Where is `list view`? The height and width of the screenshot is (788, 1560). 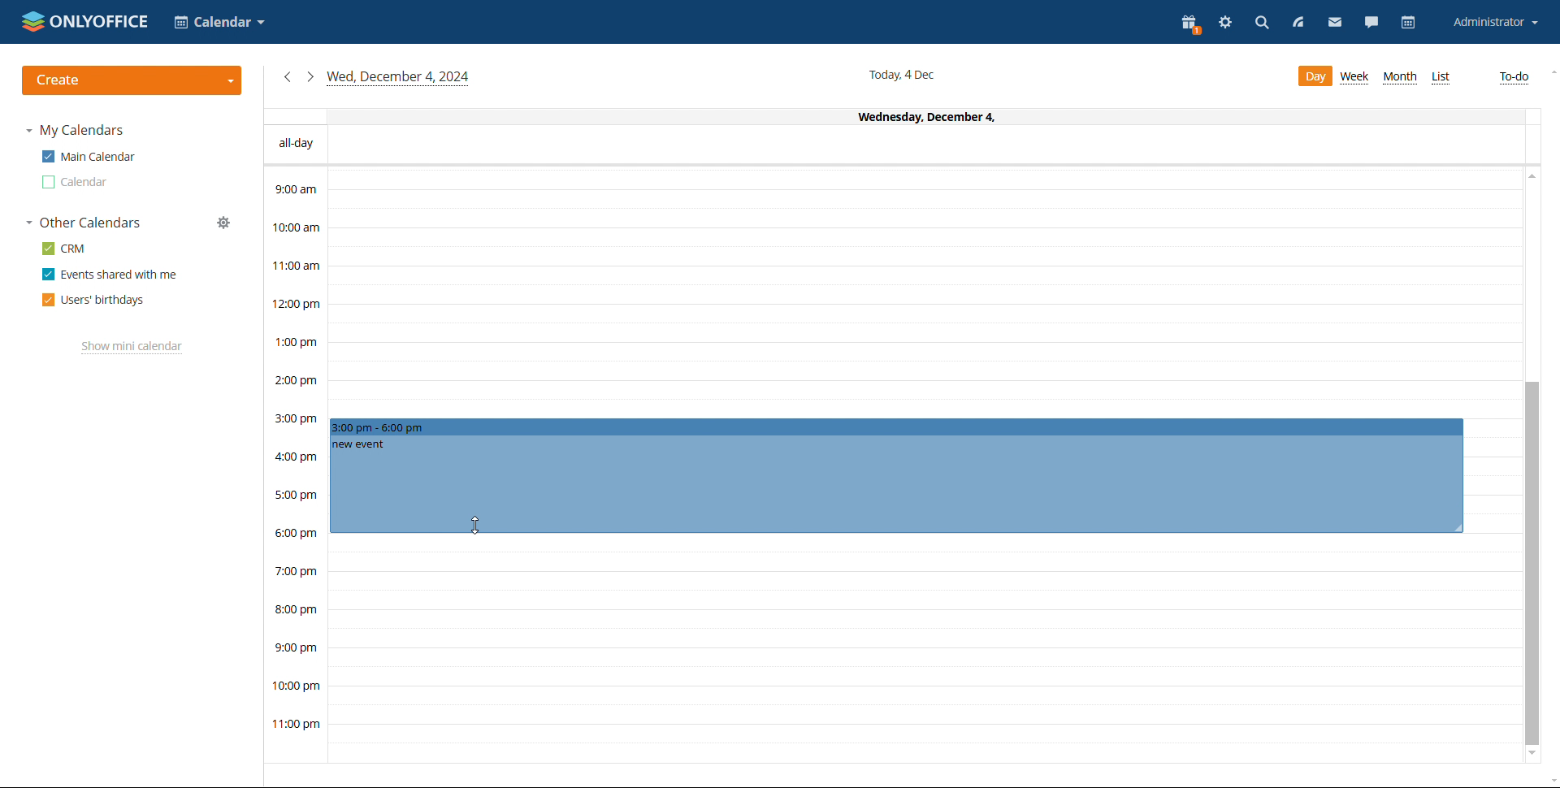
list view is located at coordinates (1440, 78).